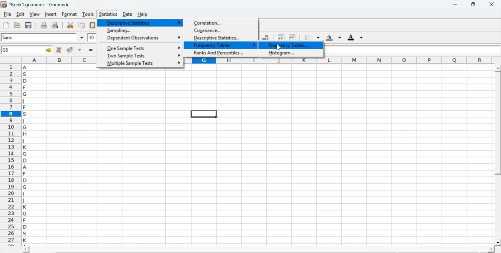 The image size is (501, 253). What do you see at coordinates (258, 250) in the screenshot?
I see `scroll bar` at bounding box center [258, 250].